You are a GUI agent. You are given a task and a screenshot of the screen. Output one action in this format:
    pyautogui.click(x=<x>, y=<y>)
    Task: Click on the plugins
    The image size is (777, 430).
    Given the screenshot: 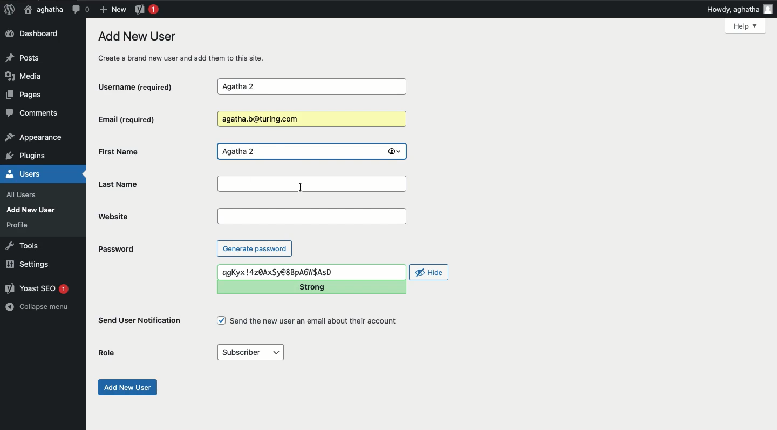 What is the action you would take?
    pyautogui.click(x=31, y=156)
    